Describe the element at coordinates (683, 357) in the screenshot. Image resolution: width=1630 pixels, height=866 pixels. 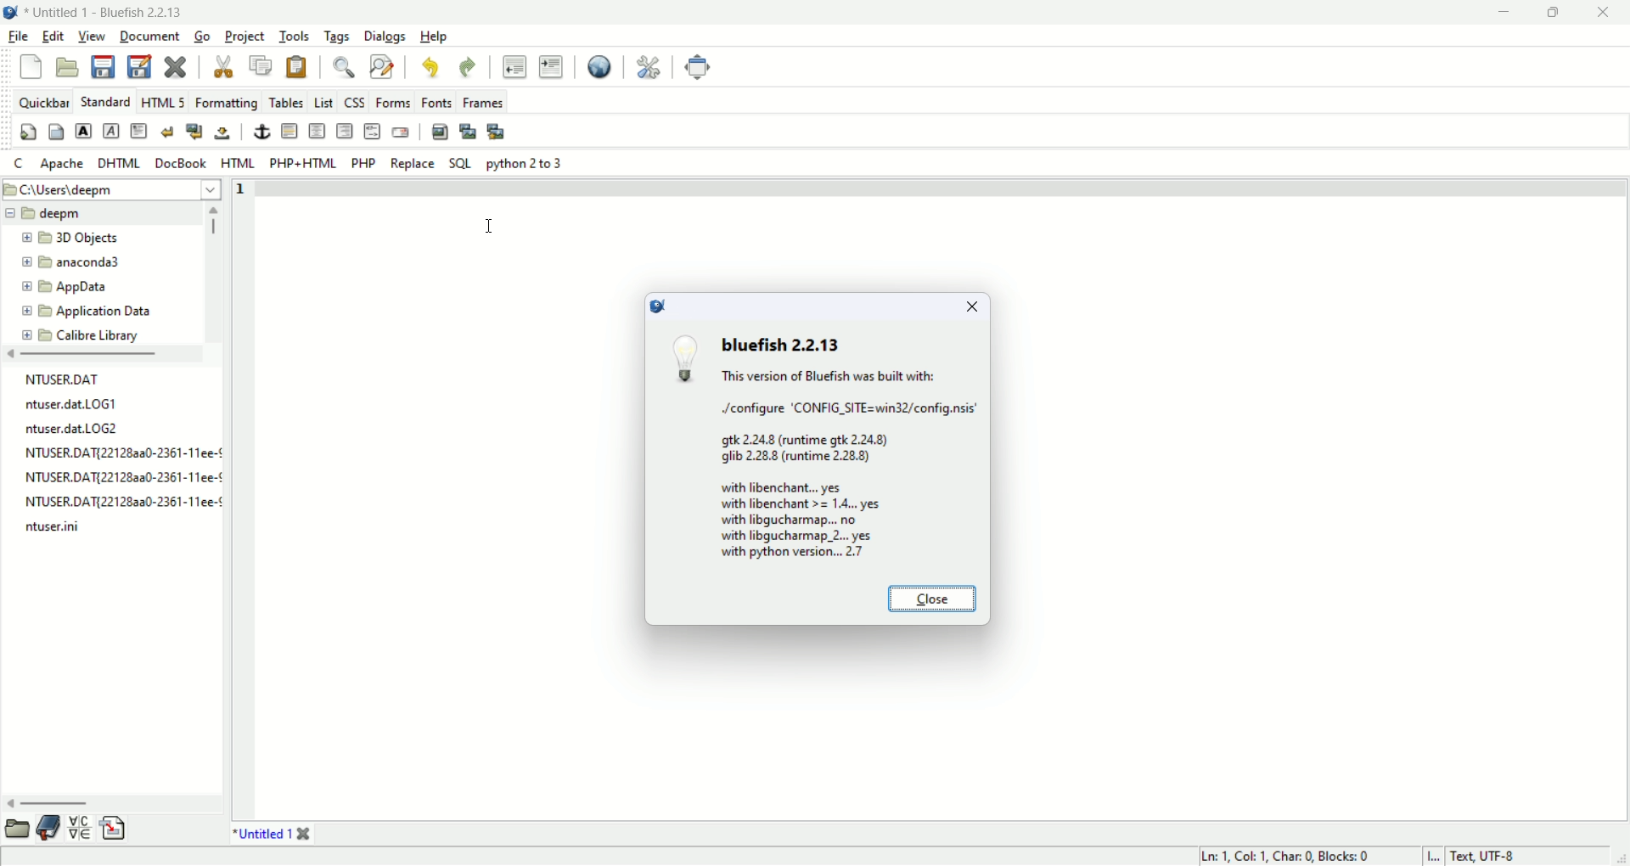
I see `bulb icon` at that location.